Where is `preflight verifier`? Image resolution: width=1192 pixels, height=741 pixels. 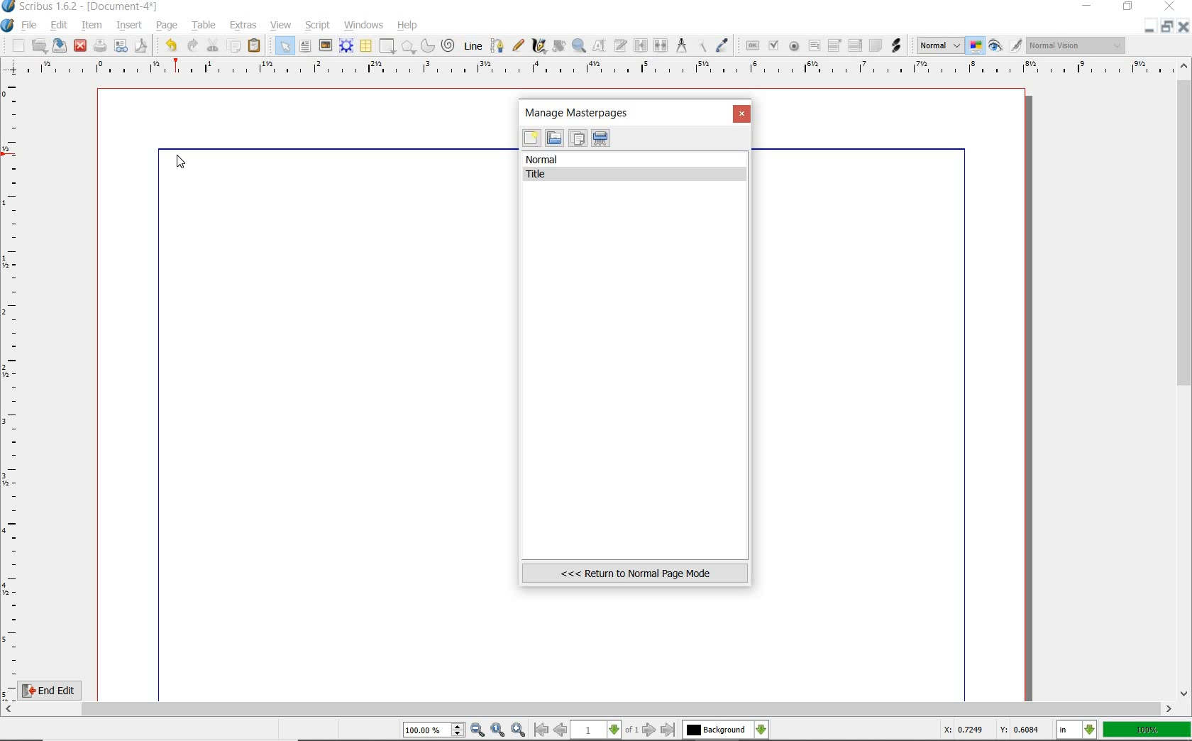
preflight verifier is located at coordinates (121, 47).